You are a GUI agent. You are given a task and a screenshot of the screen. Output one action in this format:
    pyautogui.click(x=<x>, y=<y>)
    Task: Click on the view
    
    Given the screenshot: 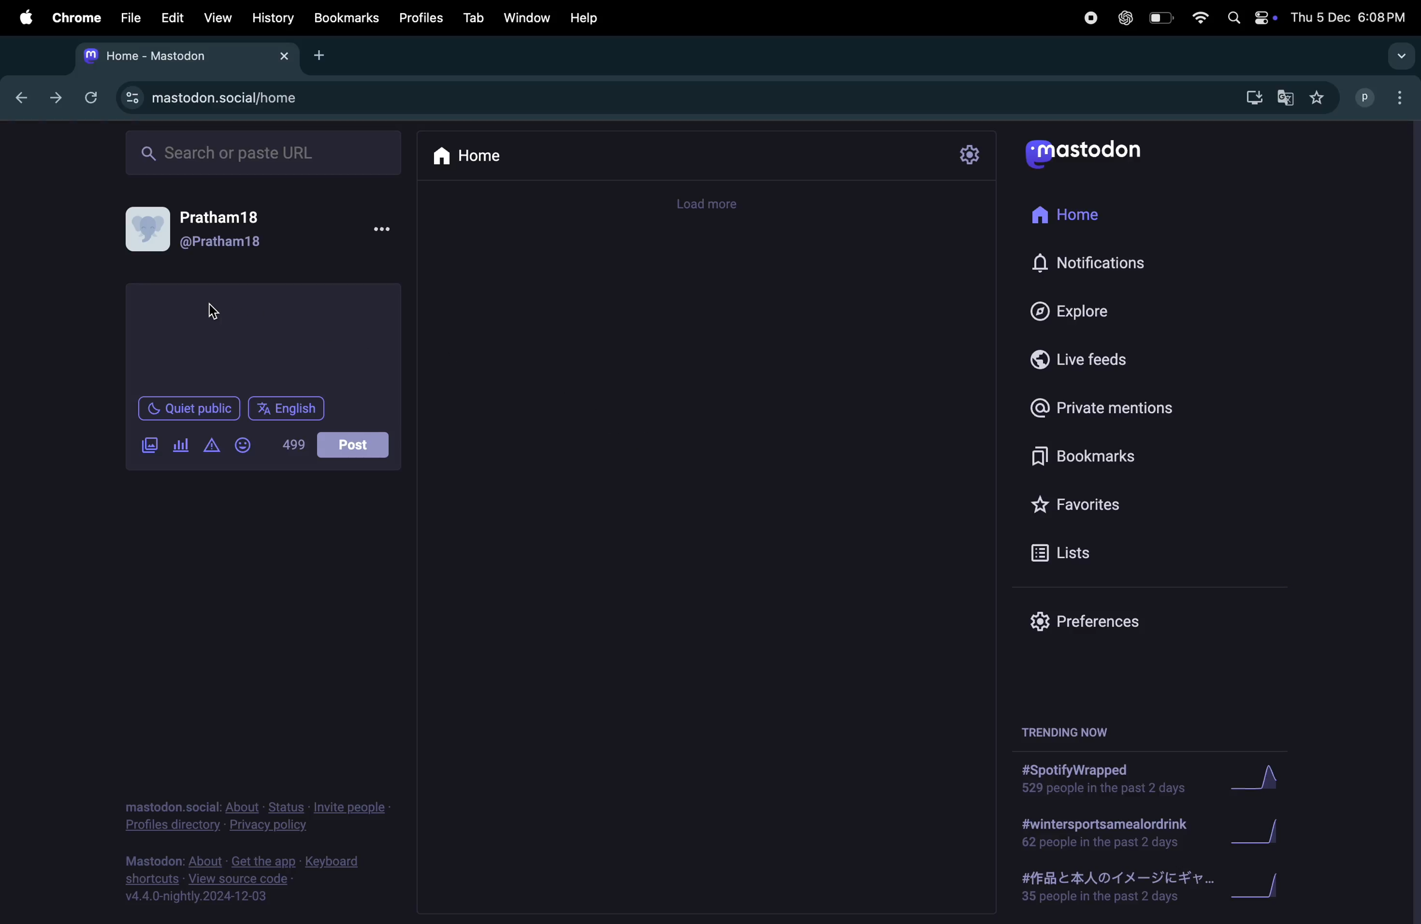 What is the action you would take?
    pyautogui.click(x=215, y=17)
    